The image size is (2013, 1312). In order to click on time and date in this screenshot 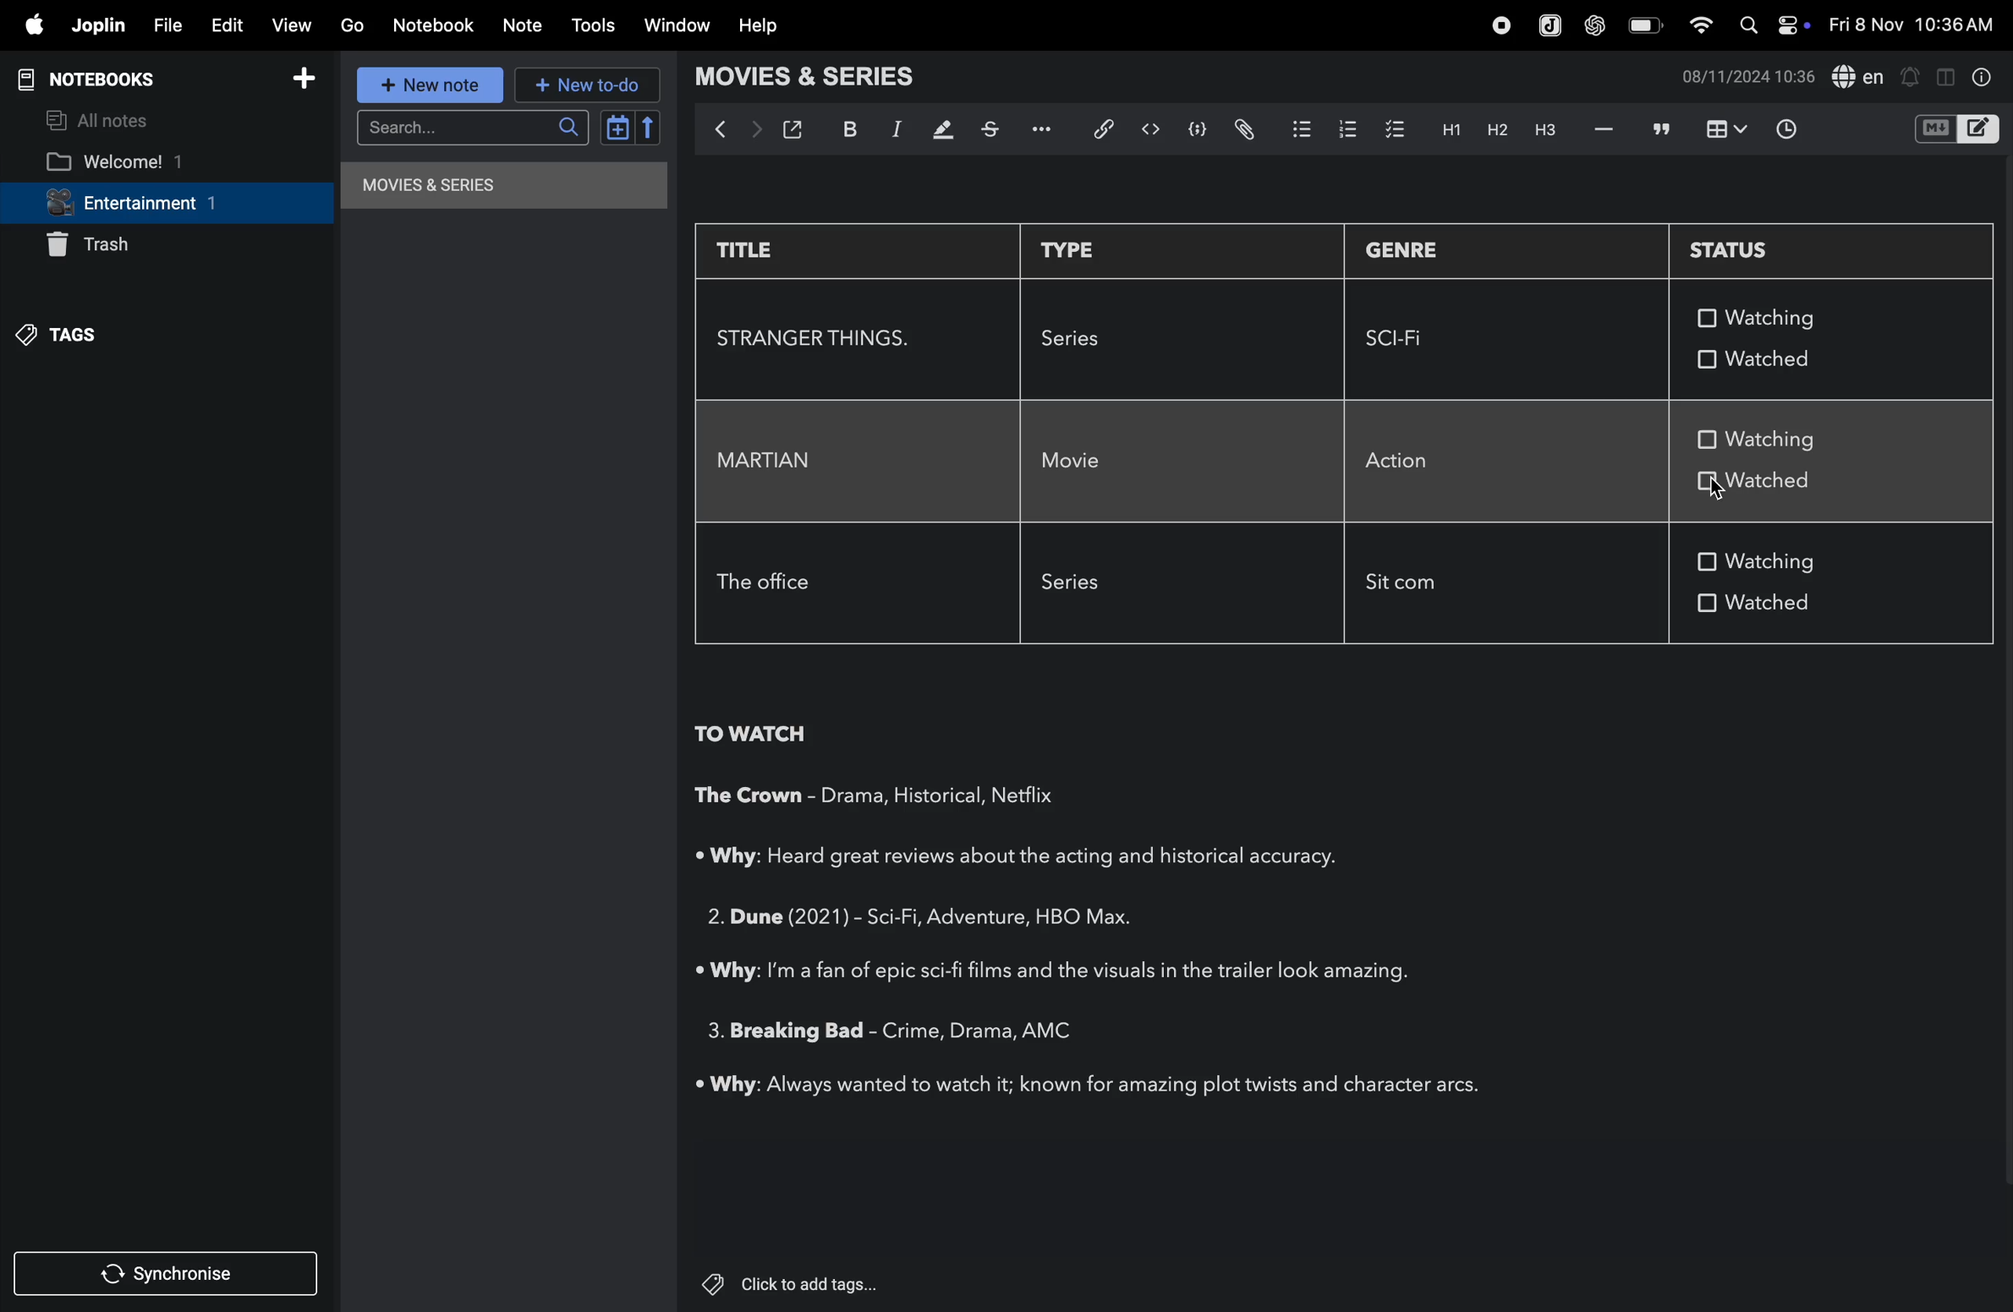, I will do `click(1911, 25)`.